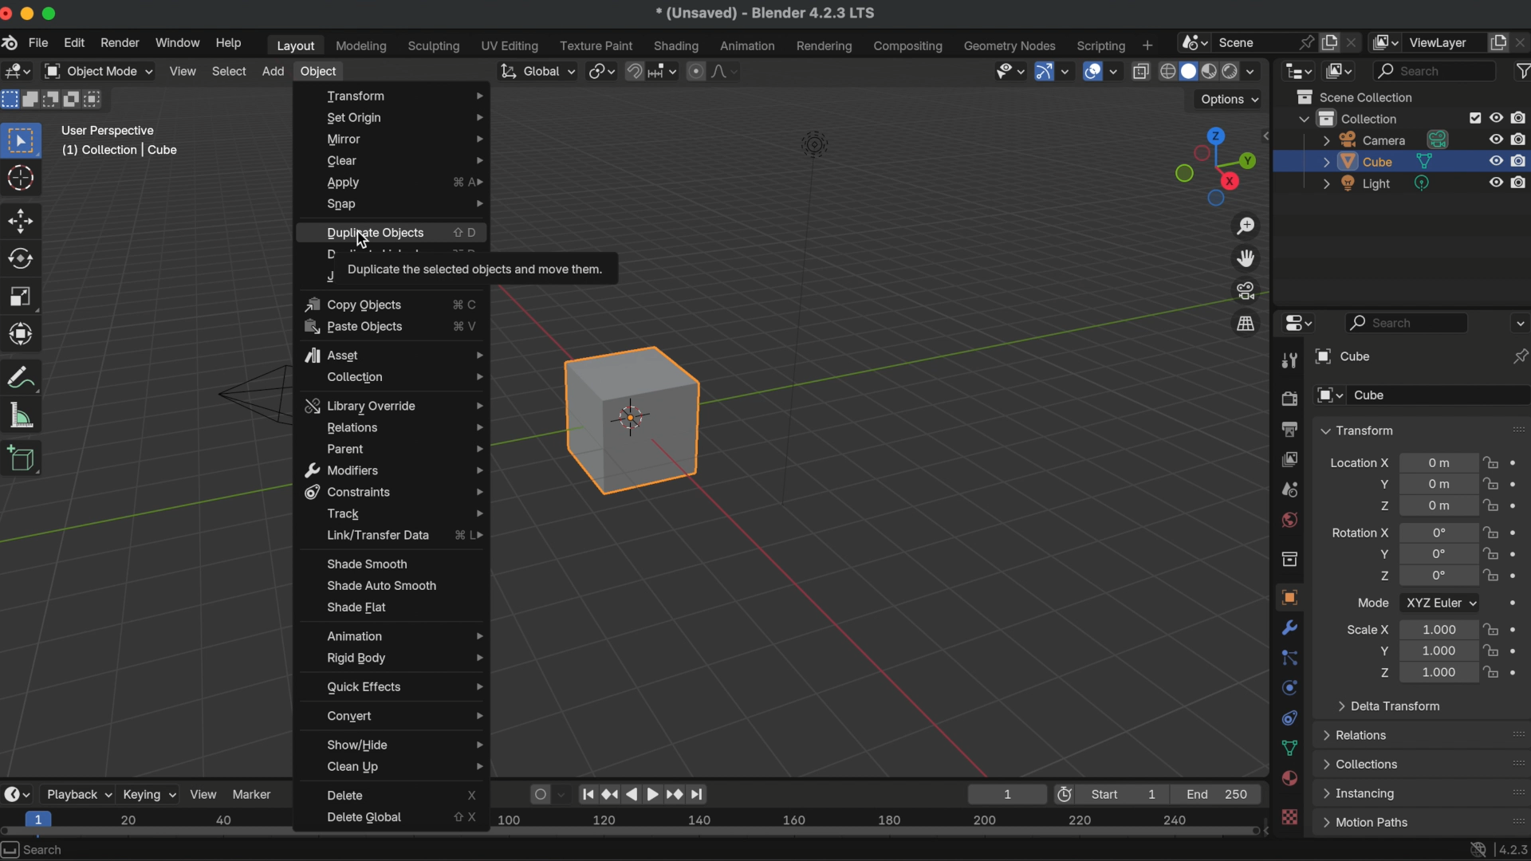  I want to click on rotate, so click(24, 259).